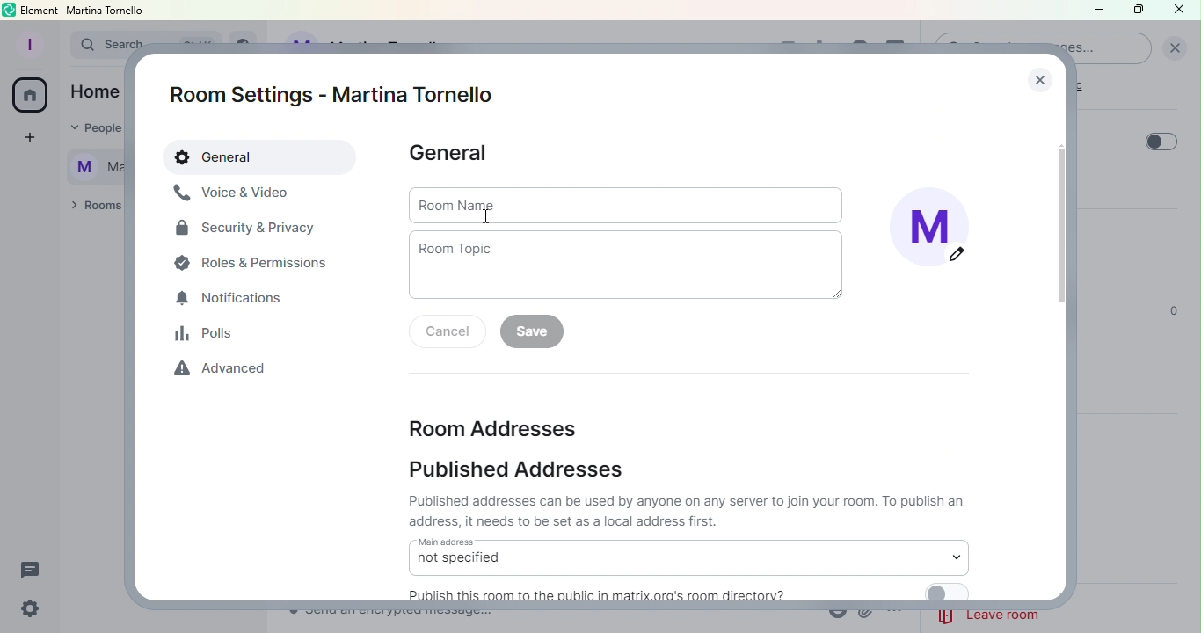  Describe the element at coordinates (262, 158) in the screenshot. I see `General` at that location.